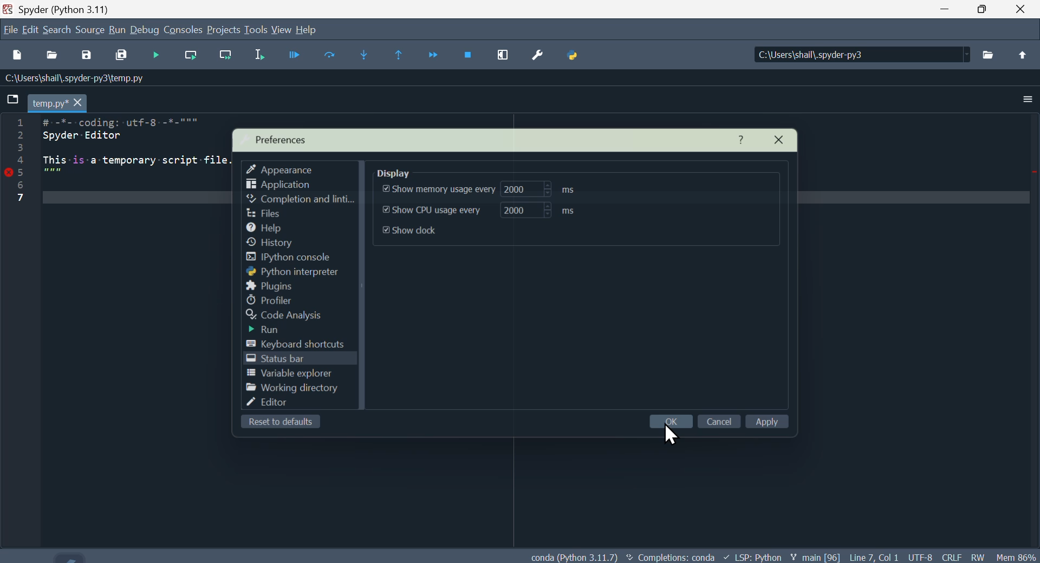 The height and width of the screenshot is (563, 1040). What do you see at coordinates (194, 56) in the screenshot?
I see `Run current line` at bounding box center [194, 56].